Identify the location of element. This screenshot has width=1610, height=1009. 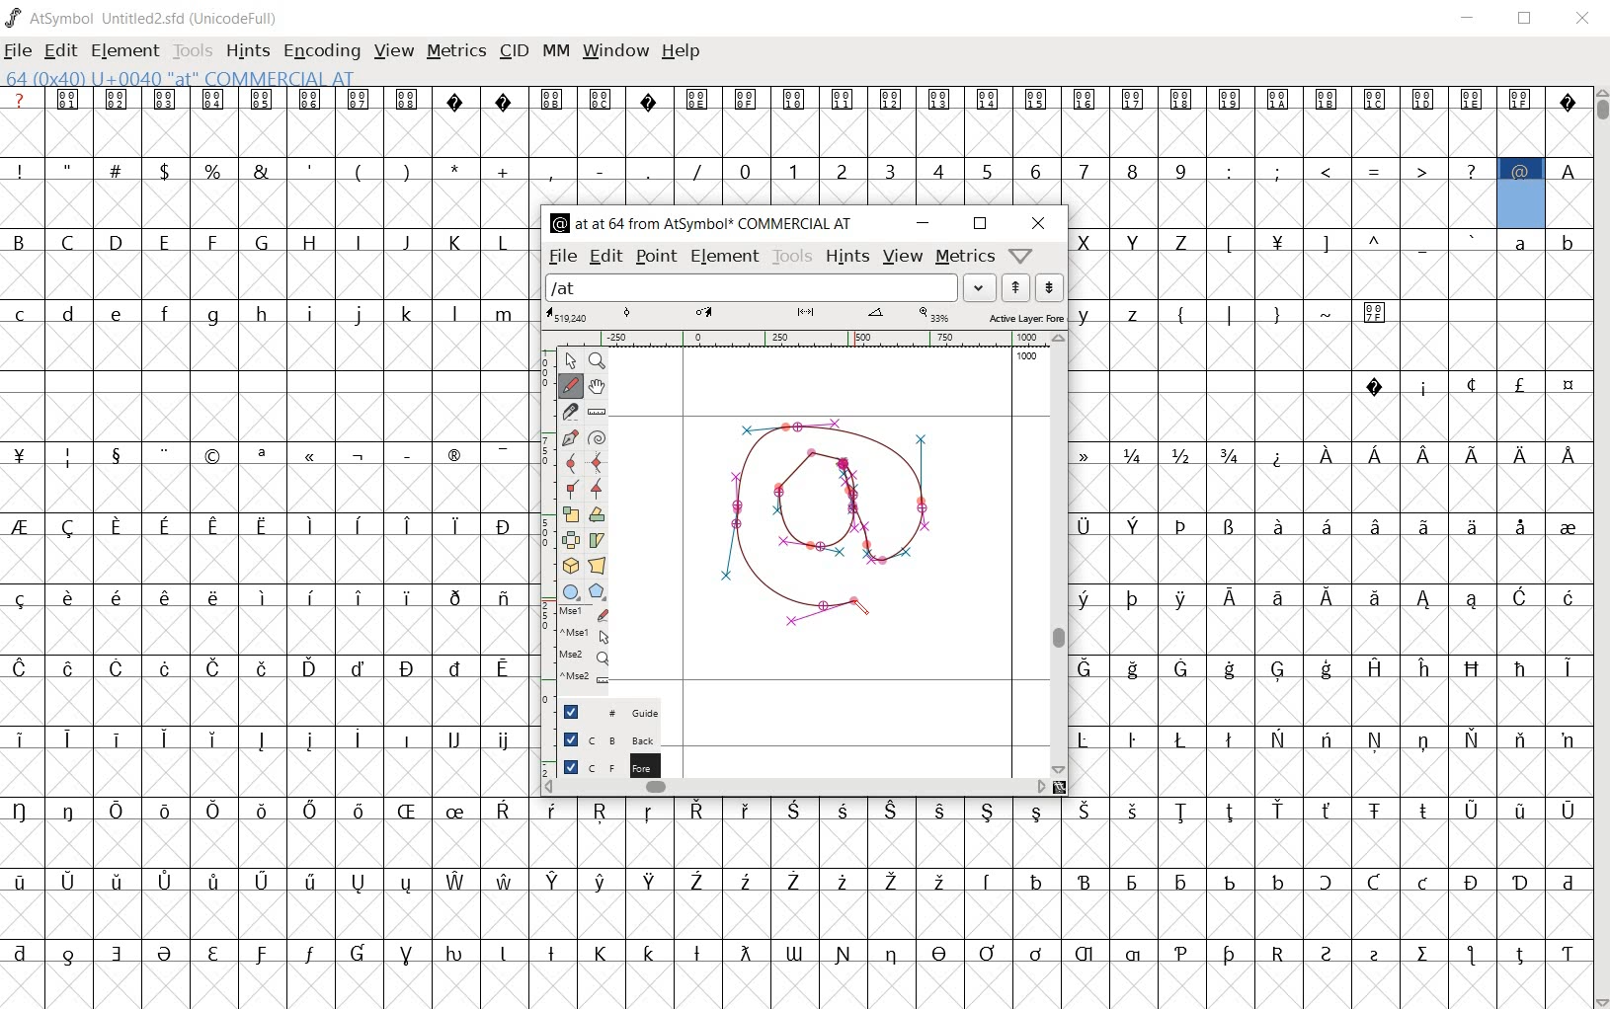
(725, 257).